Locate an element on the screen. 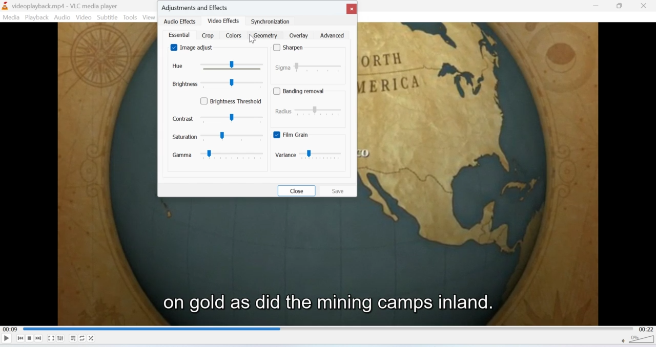 The image size is (656, 347). sharpen is located at coordinates (292, 48).